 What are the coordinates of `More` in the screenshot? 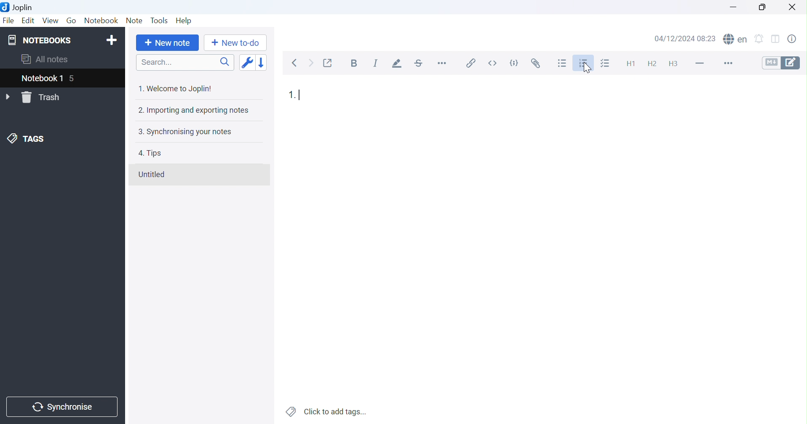 It's located at (727, 63).